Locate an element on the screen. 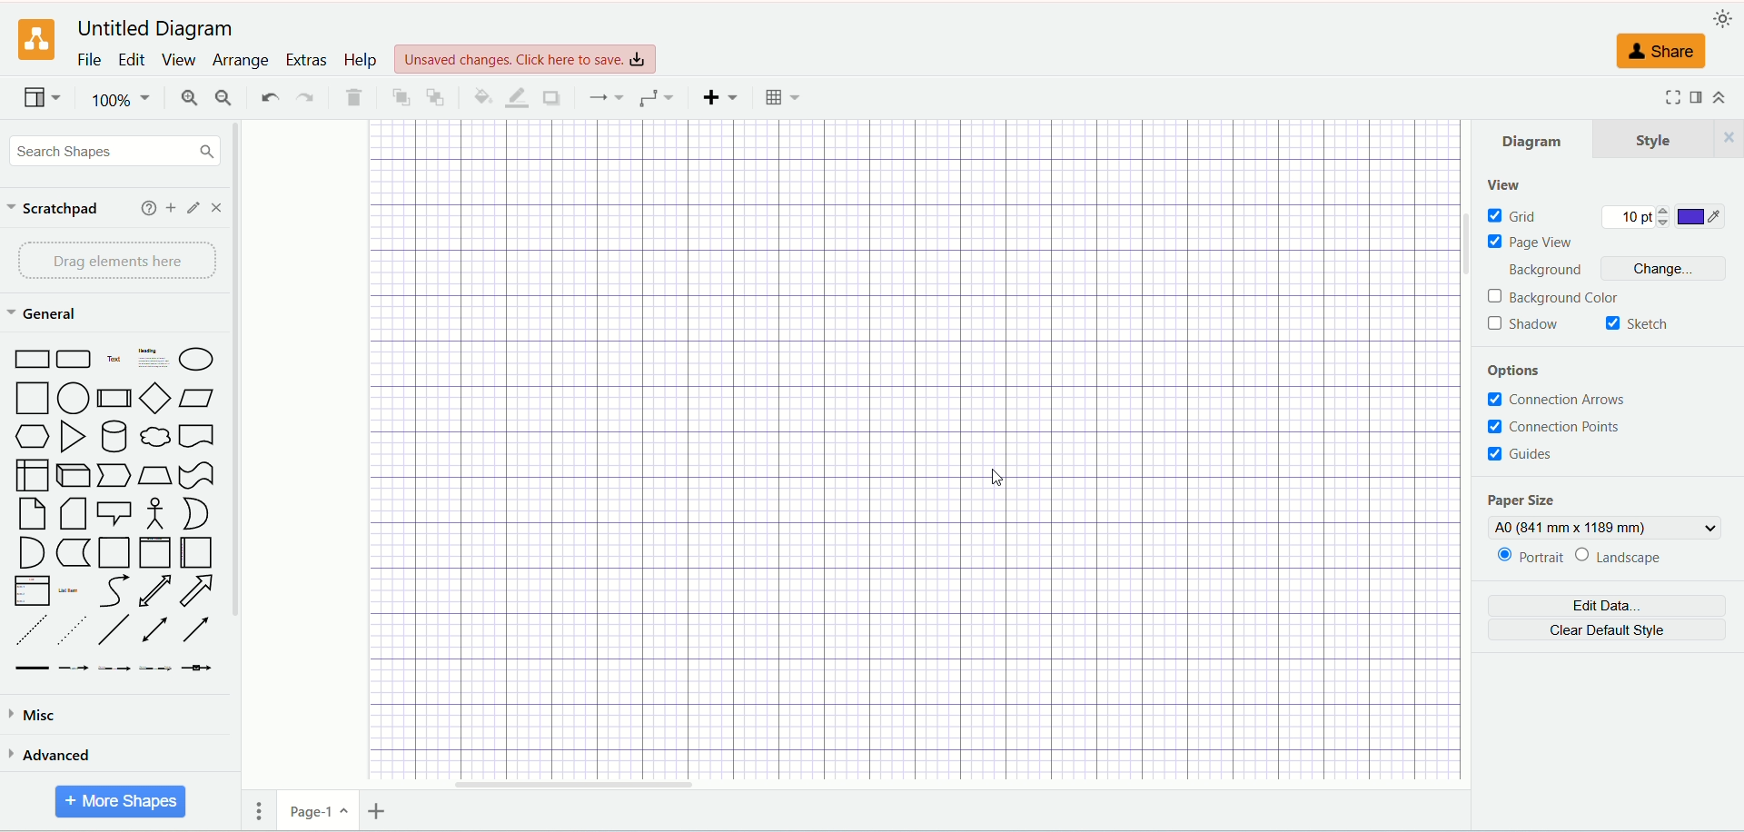  click here to save is located at coordinates (528, 57).